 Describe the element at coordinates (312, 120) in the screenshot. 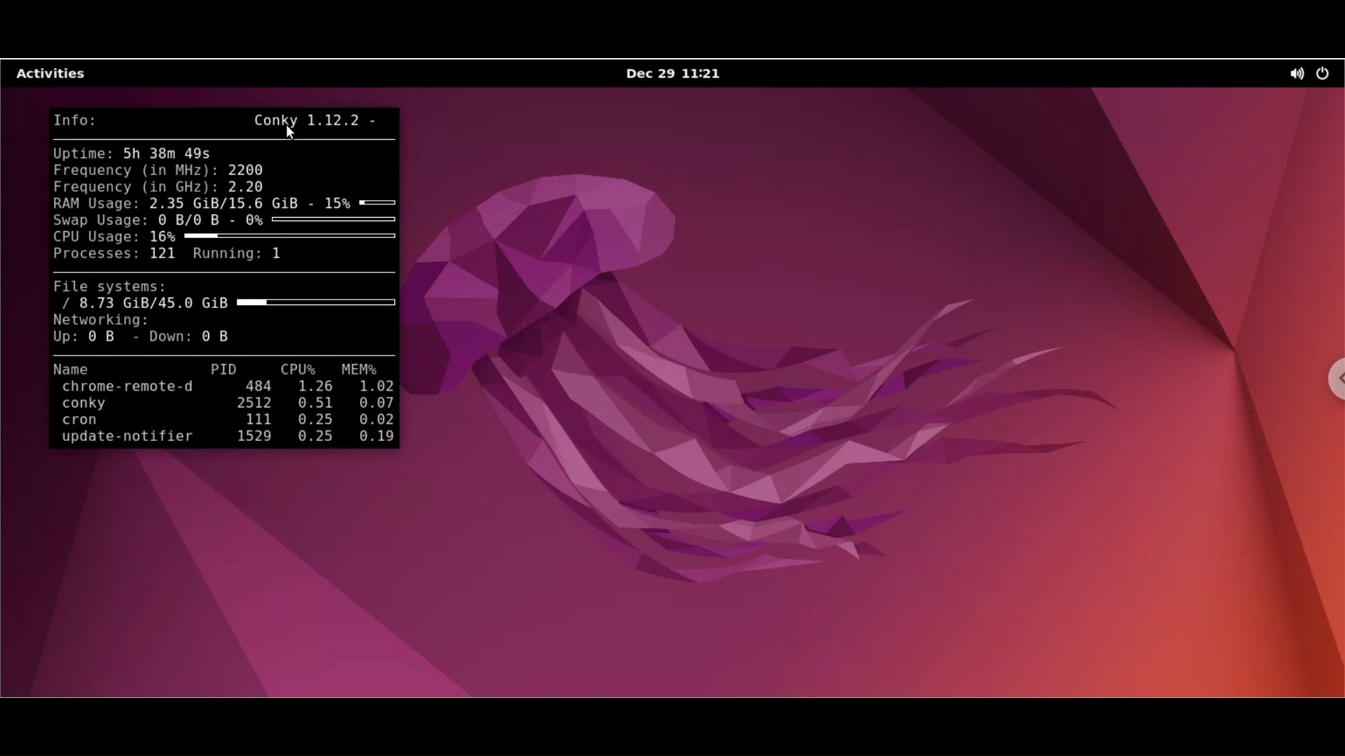

I see `conky 1.12.2 ` at that location.